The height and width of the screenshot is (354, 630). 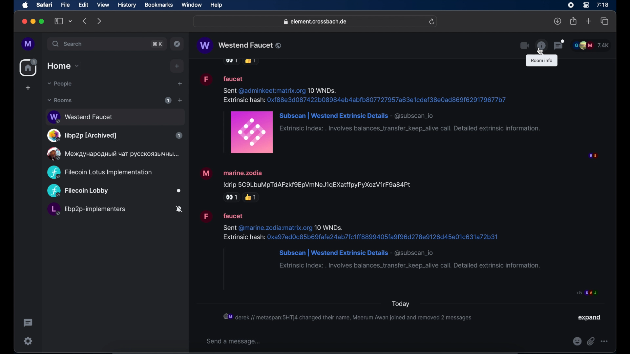 What do you see at coordinates (115, 116) in the screenshot?
I see `public room` at bounding box center [115, 116].